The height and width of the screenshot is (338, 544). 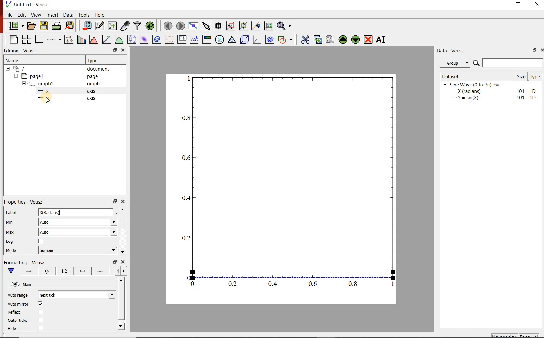 I want to click on Close, so click(x=123, y=262).